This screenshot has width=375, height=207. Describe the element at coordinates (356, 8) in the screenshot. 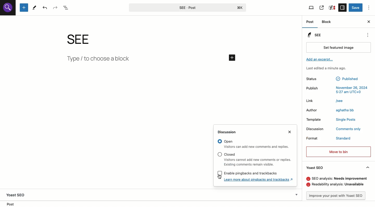

I see `Save` at that location.